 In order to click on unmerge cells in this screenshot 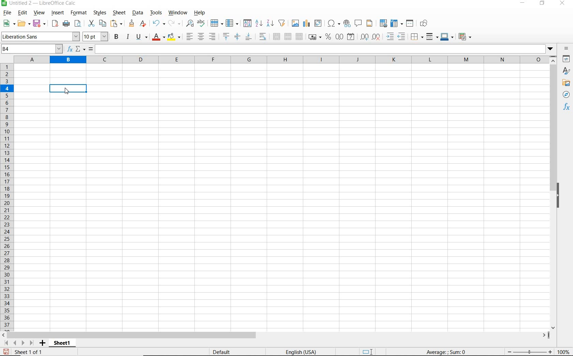, I will do `click(299, 37)`.